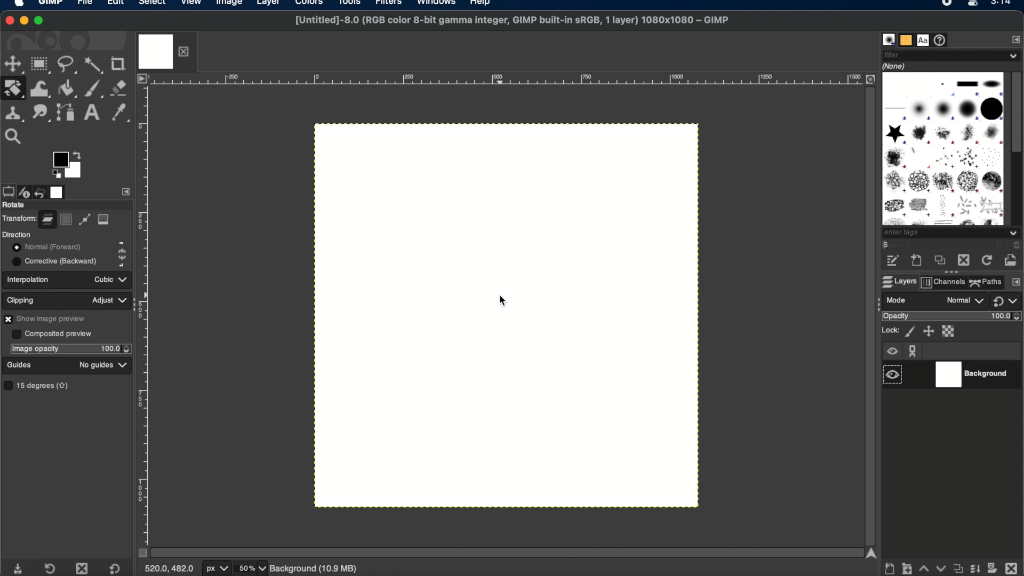 The height and width of the screenshot is (576, 1024). What do you see at coordinates (156, 51) in the screenshot?
I see `image tab` at bounding box center [156, 51].